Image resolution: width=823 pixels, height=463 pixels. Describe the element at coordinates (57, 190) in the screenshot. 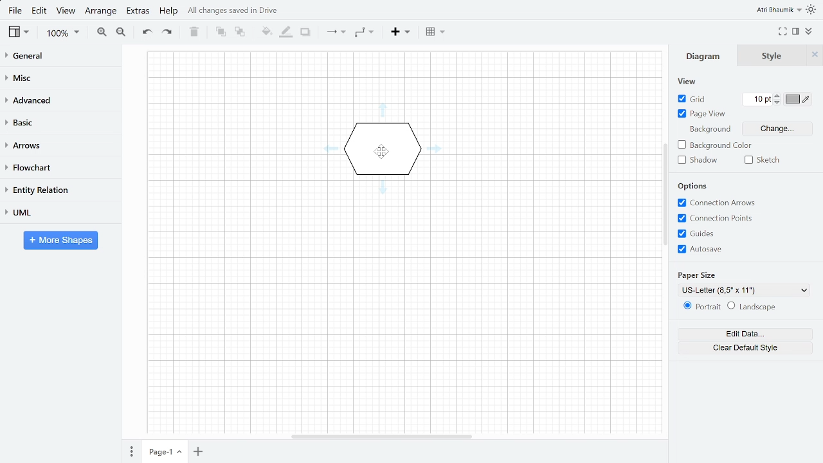

I see ` Entity relation` at that location.